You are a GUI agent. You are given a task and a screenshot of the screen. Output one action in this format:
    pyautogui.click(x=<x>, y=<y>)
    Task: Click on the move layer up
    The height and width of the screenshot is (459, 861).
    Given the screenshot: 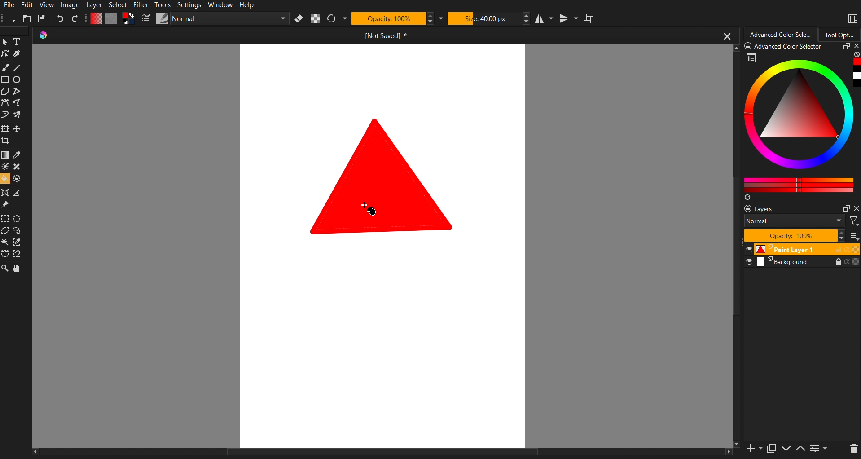 What is the action you would take?
    pyautogui.click(x=802, y=449)
    